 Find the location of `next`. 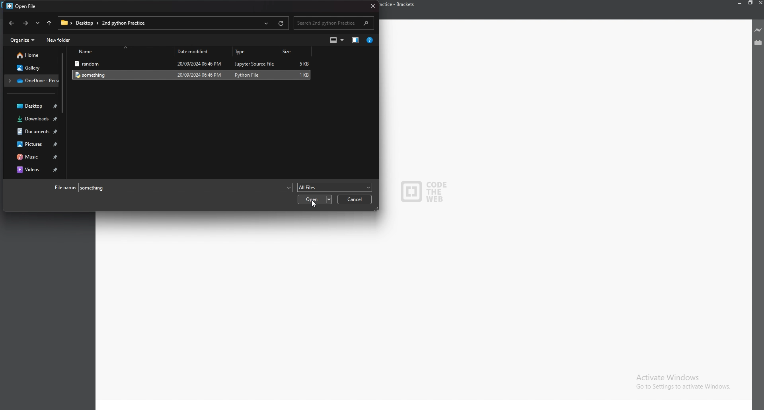

next is located at coordinates (25, 23).